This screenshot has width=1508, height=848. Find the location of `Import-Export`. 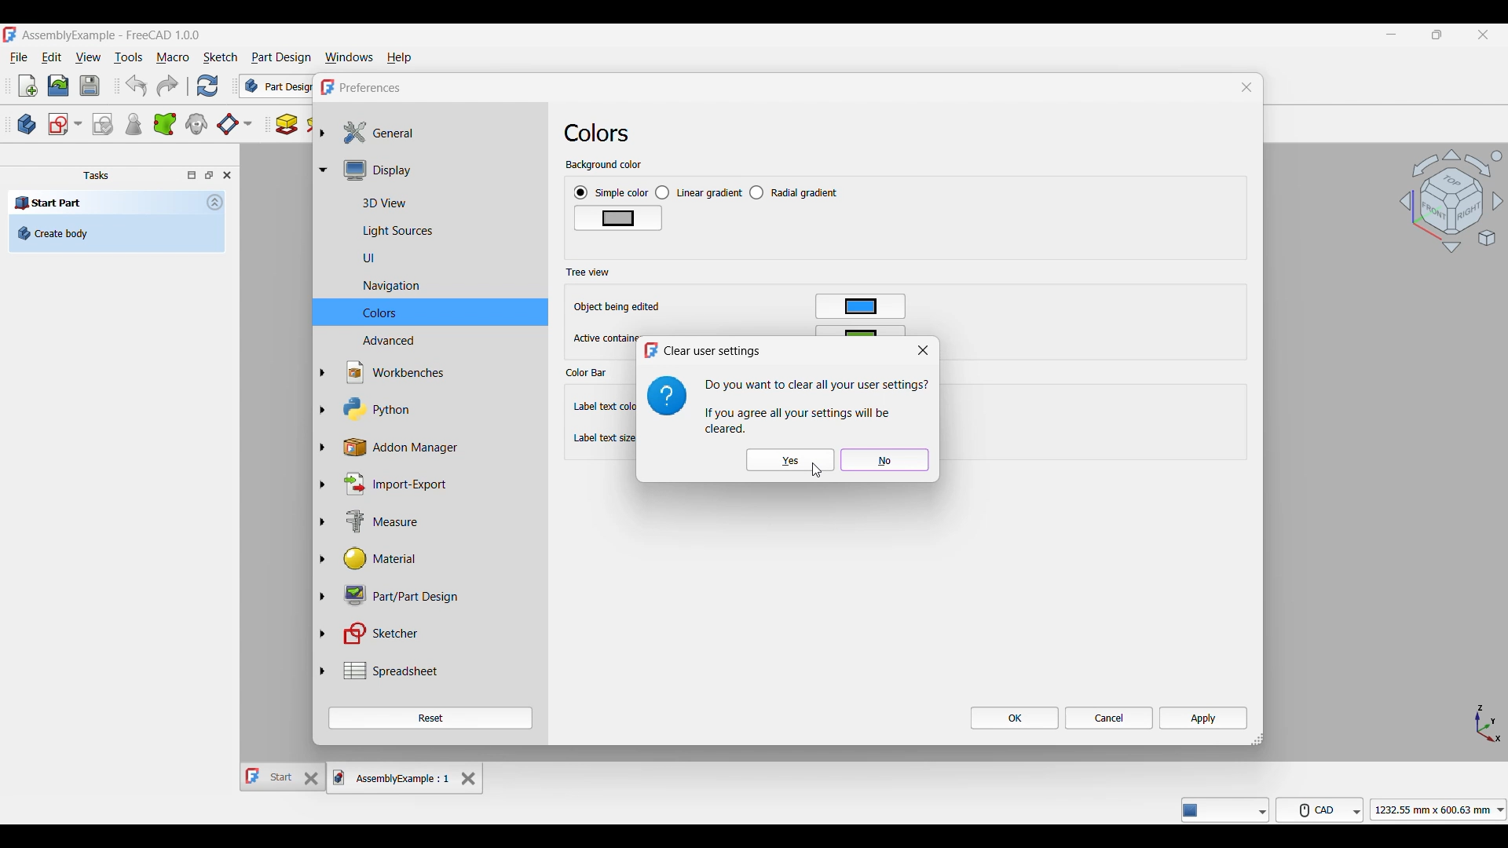

Import-Export is located at coordinates (388, 485).